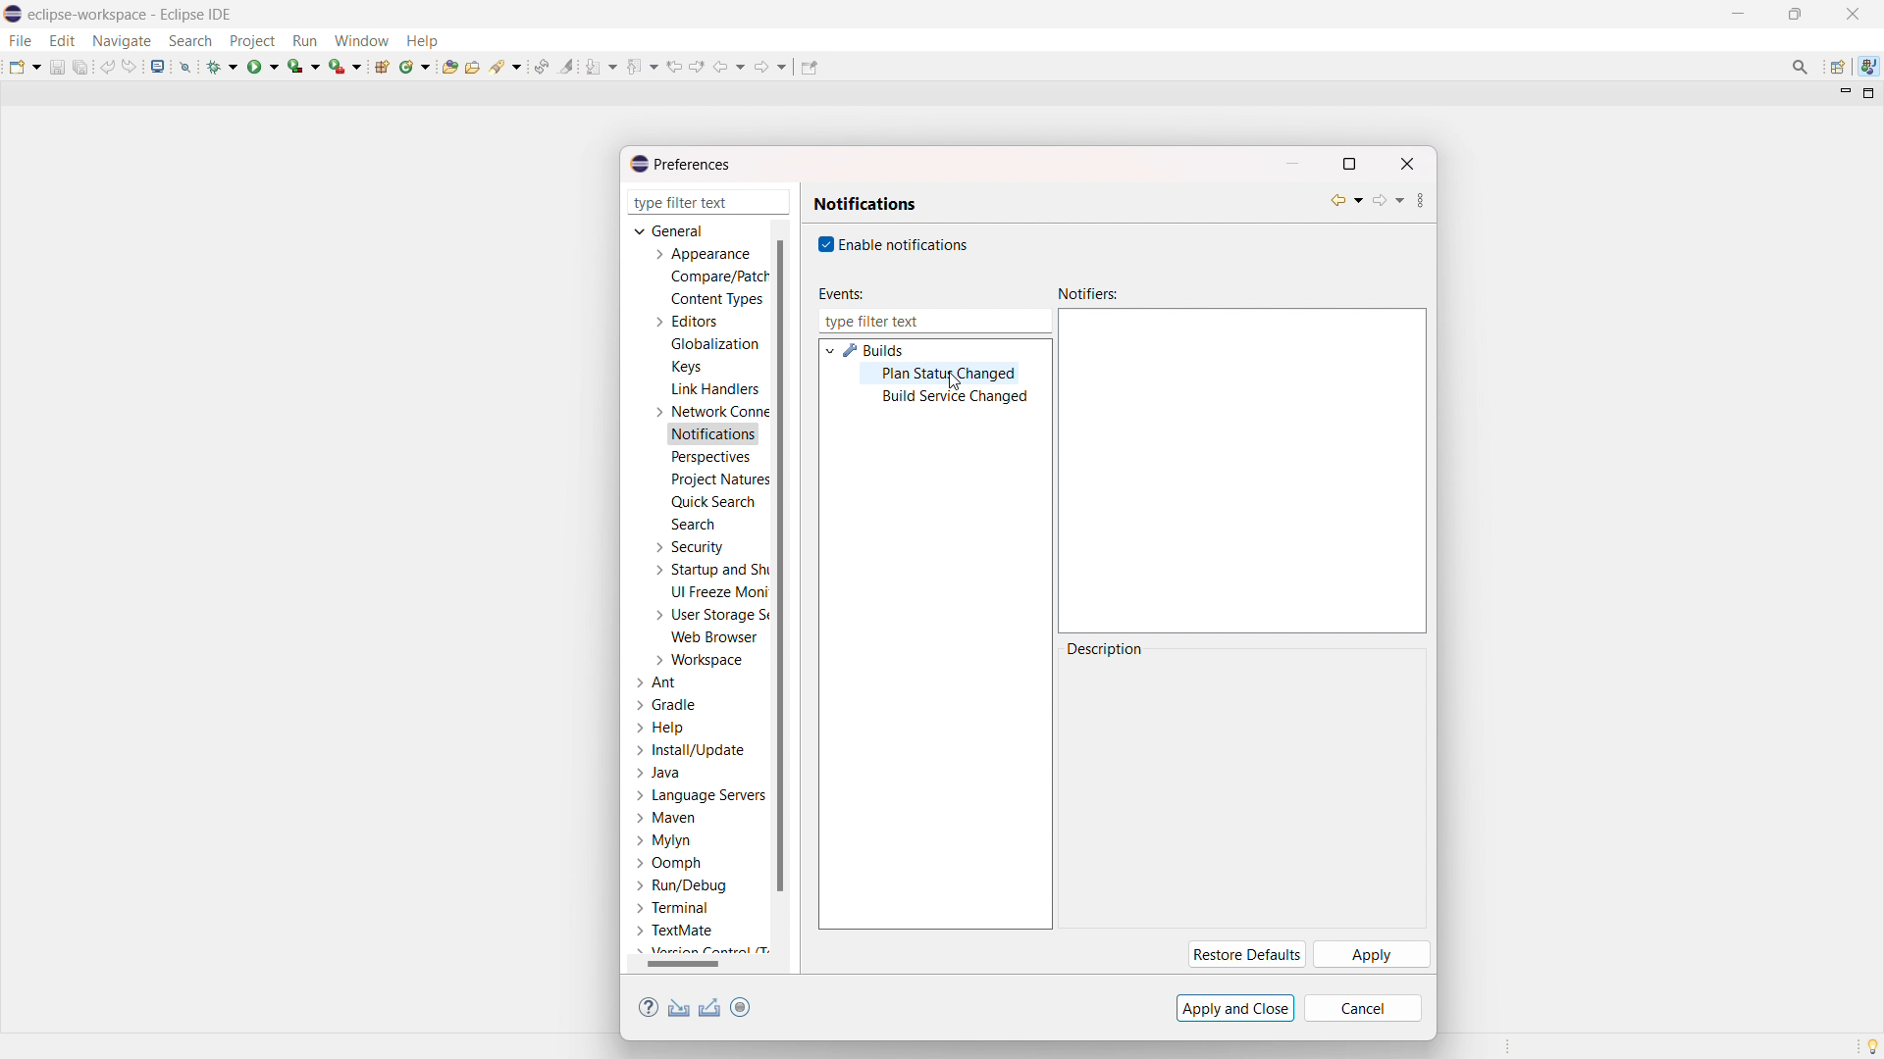  I want to click on view previous location, so click(674, 66).